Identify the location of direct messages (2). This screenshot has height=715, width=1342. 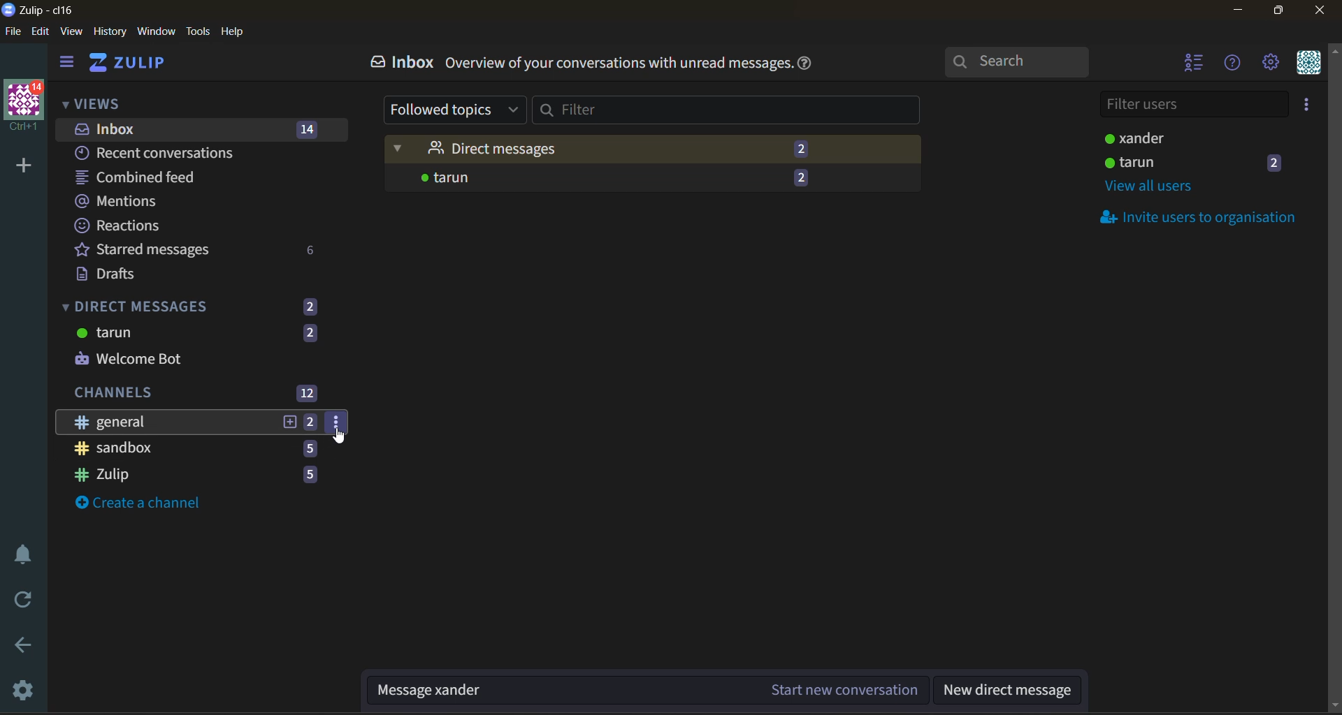
(654, 149).